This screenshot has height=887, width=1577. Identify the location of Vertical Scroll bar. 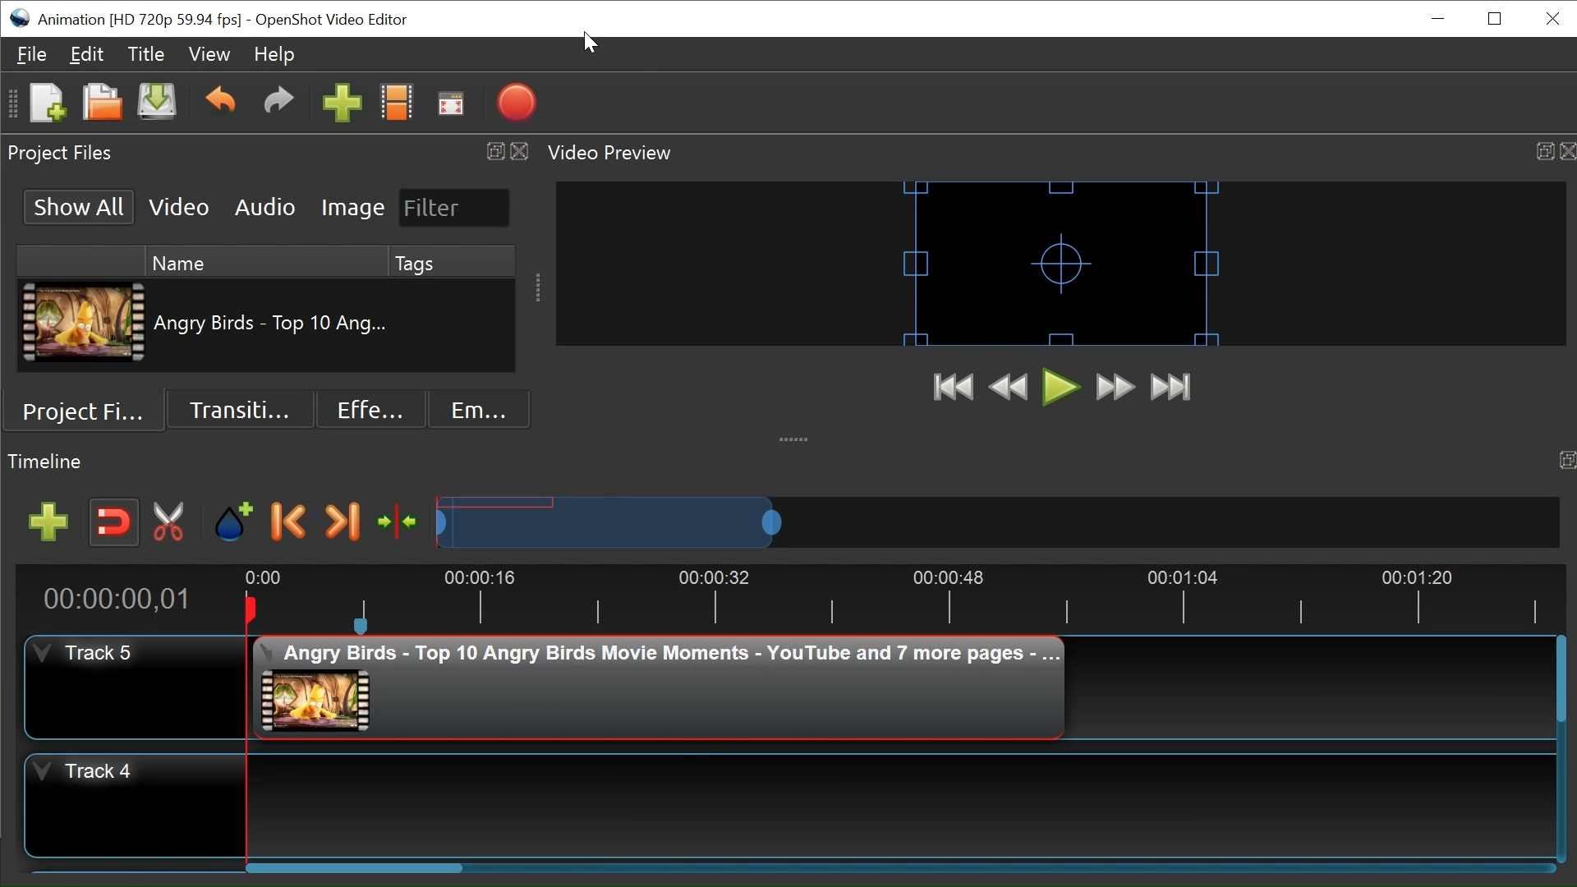
(1561, 683).